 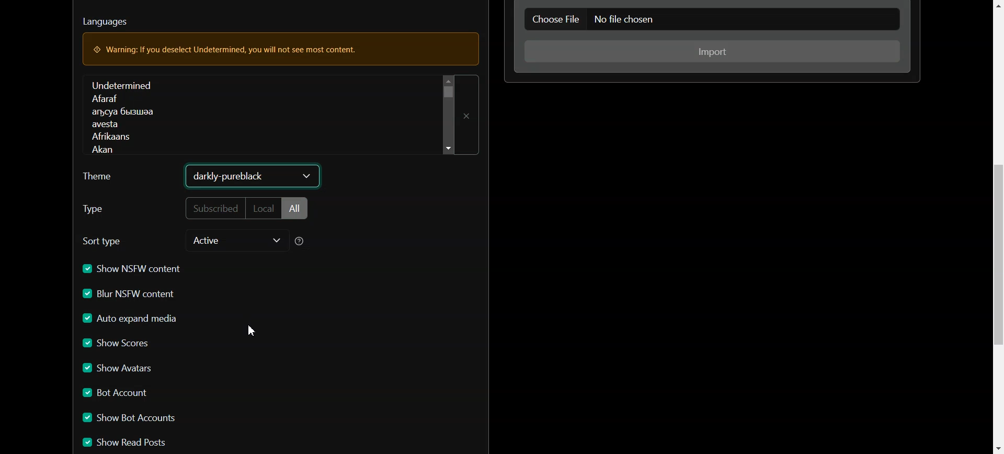 What do you see at coordinates (264, 210) in the screenshot?
I see `Local` at bounding box center [264, 210].